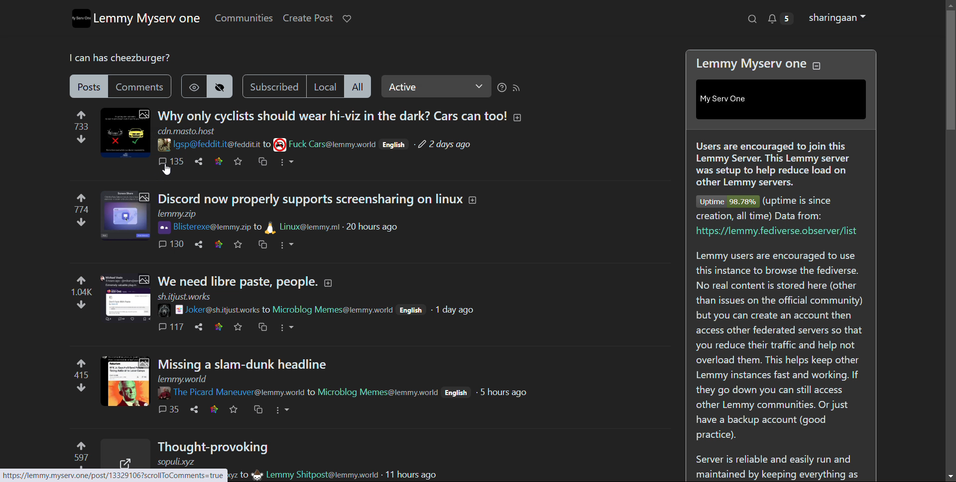 The image size is (956, 482). What do you see at coordinates (166, 170) in the screenshot?
I see `Cursor` at bounding box center [166, 170].